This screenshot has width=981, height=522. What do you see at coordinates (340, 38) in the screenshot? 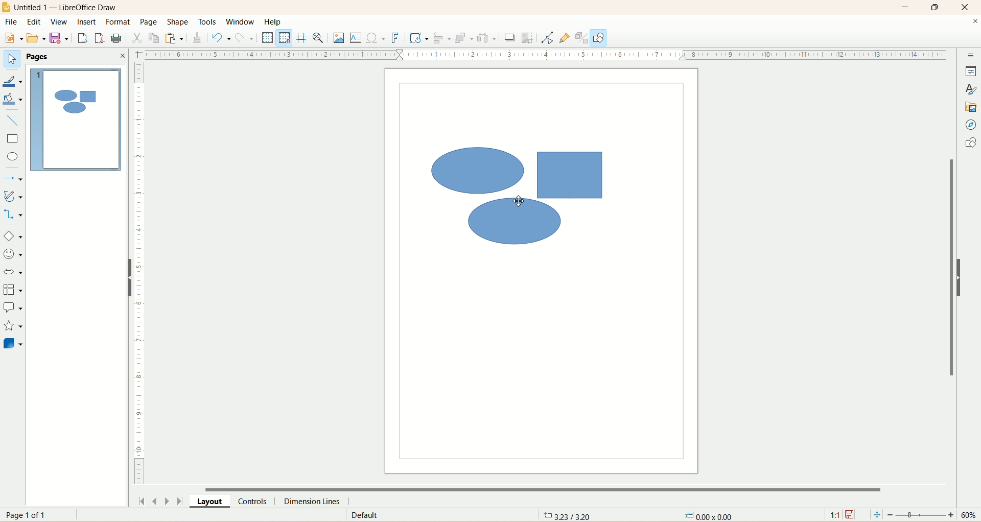
I see `insert image` at bounding box center [340, 38].